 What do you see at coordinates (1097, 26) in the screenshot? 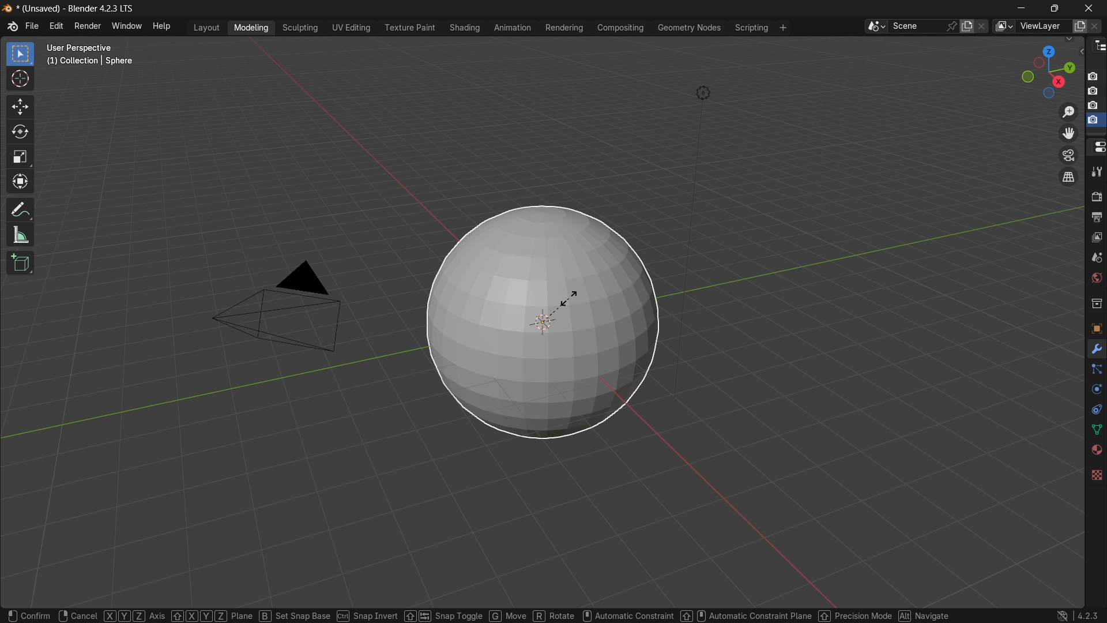
I see `remove layer` at bounding box center [1097, 26].